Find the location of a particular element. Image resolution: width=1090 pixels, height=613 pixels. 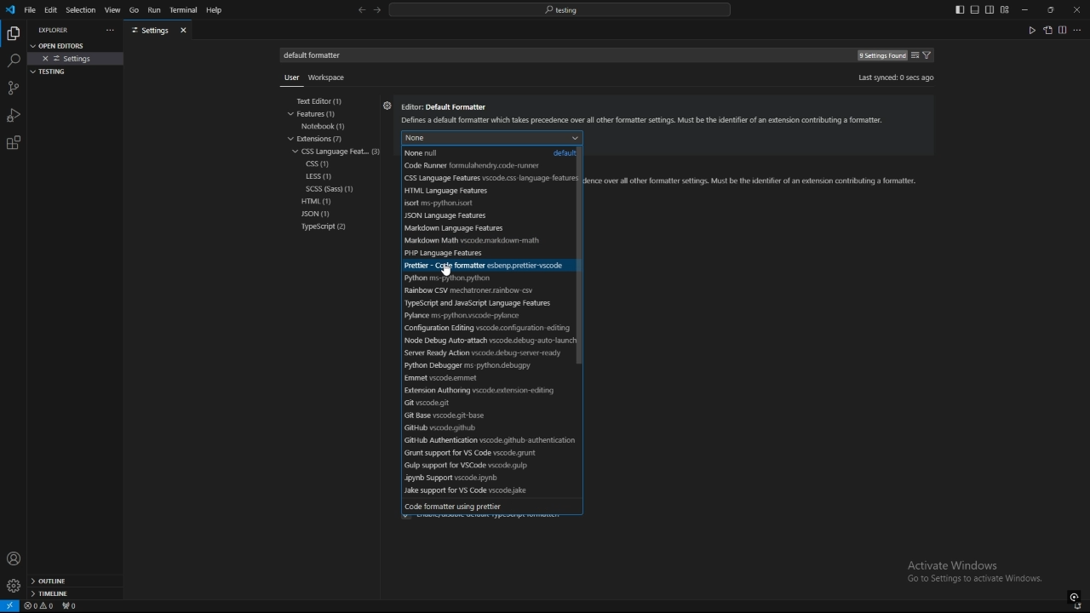

search bar is located at coordinates (559, 9).